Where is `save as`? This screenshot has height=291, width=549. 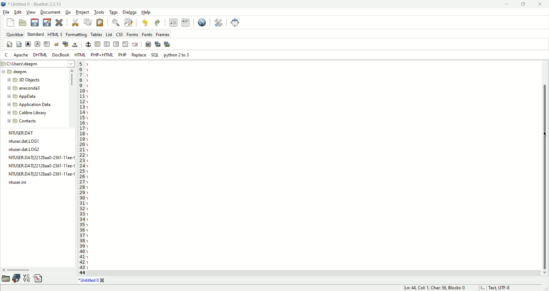 save as is located at coordinates (47, 22).